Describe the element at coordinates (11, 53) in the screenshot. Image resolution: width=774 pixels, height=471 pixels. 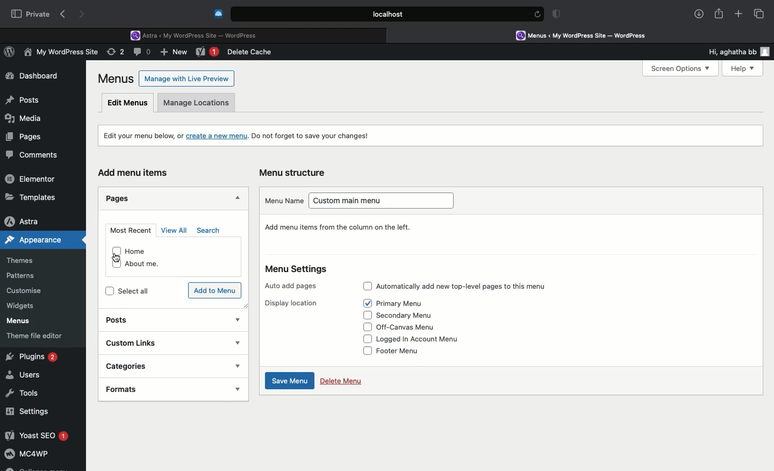
I see `WordPress Logo` at that location.